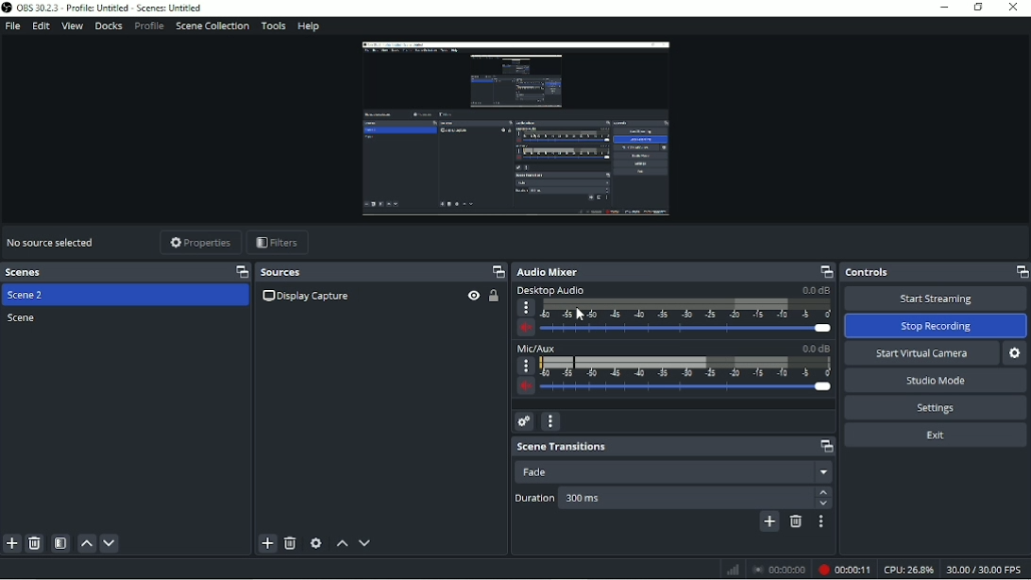 This screenshot has height=580, width=1031. Describe the element at coordinates (291, 543) in the screenshot. I see `Remove selected source(s)` at that location.